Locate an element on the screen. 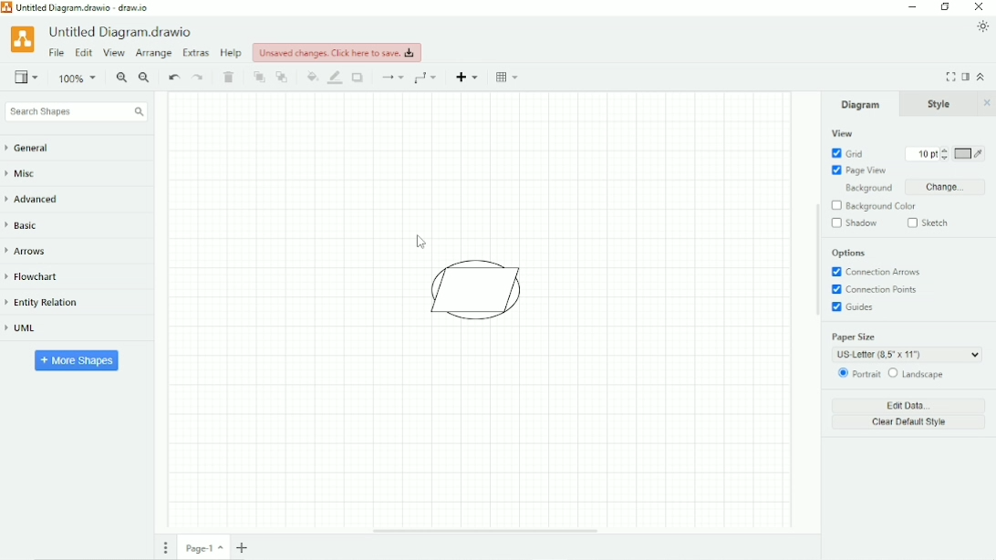 The image size is (996, 560). Line color is located at coordinates (336, 78).